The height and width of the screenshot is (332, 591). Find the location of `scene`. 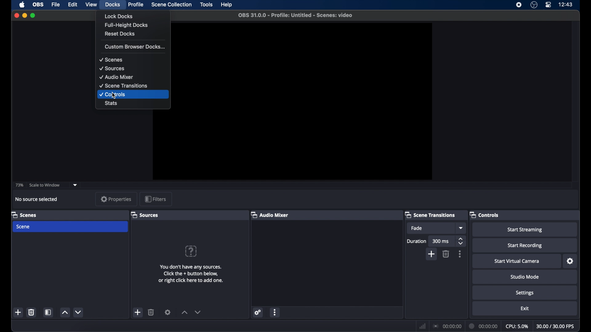

scene is located at coordinates (24, 227).